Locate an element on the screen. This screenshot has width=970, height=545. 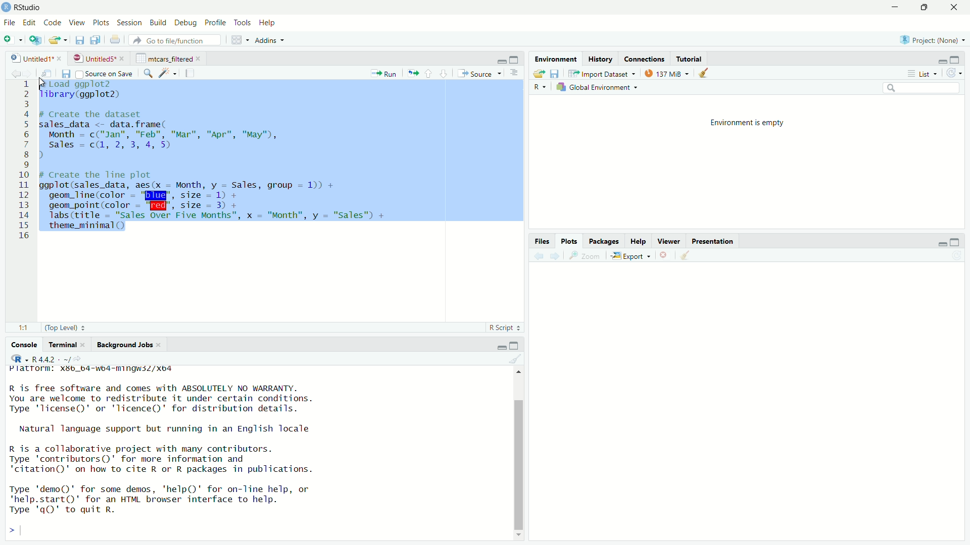
previous code section is located at coordinates (428, 73).